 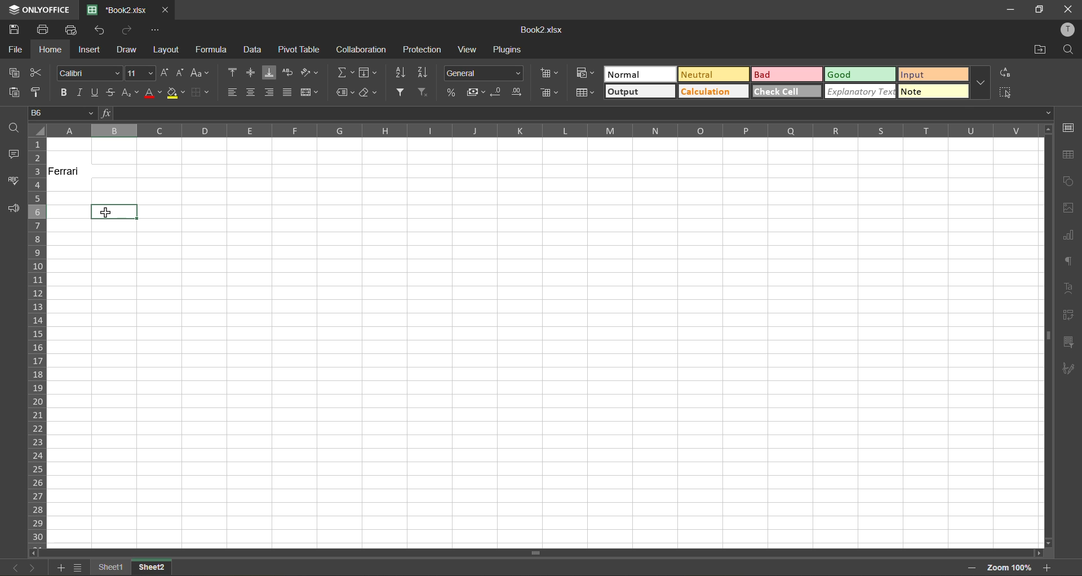 I want to click on align center, so click(x=252, y=92).